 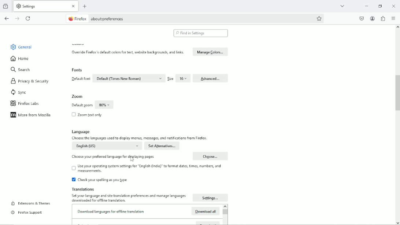 I want to click on account, so click(x=373, y=18).